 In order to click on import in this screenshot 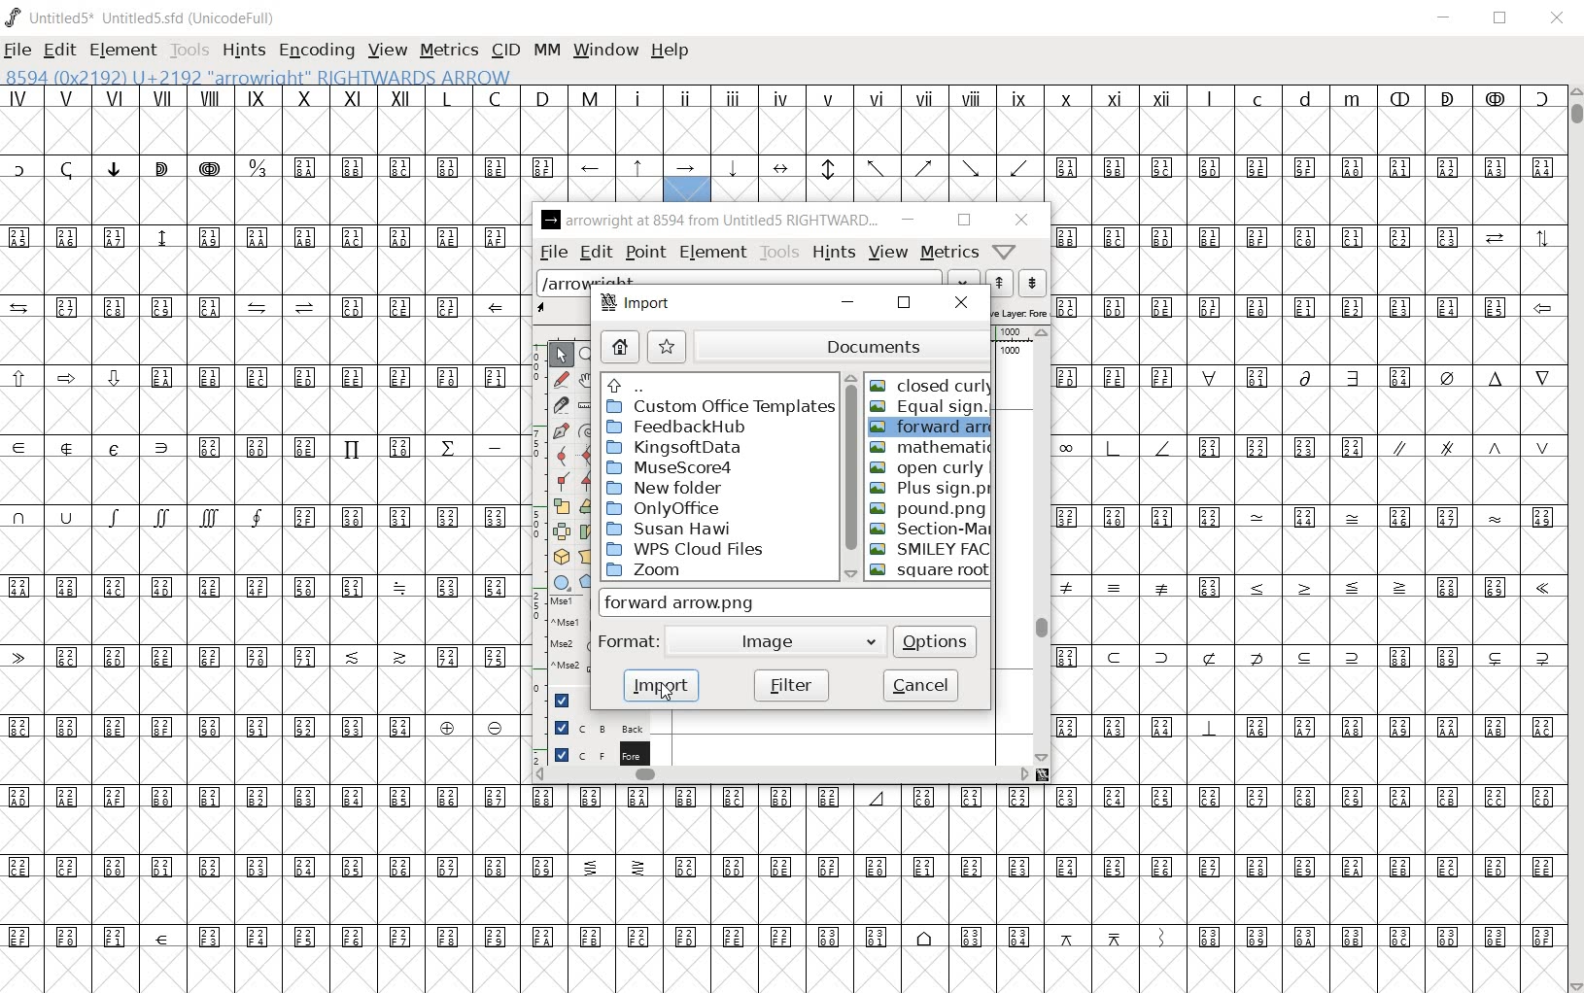, I will do `click(659, 685)`.